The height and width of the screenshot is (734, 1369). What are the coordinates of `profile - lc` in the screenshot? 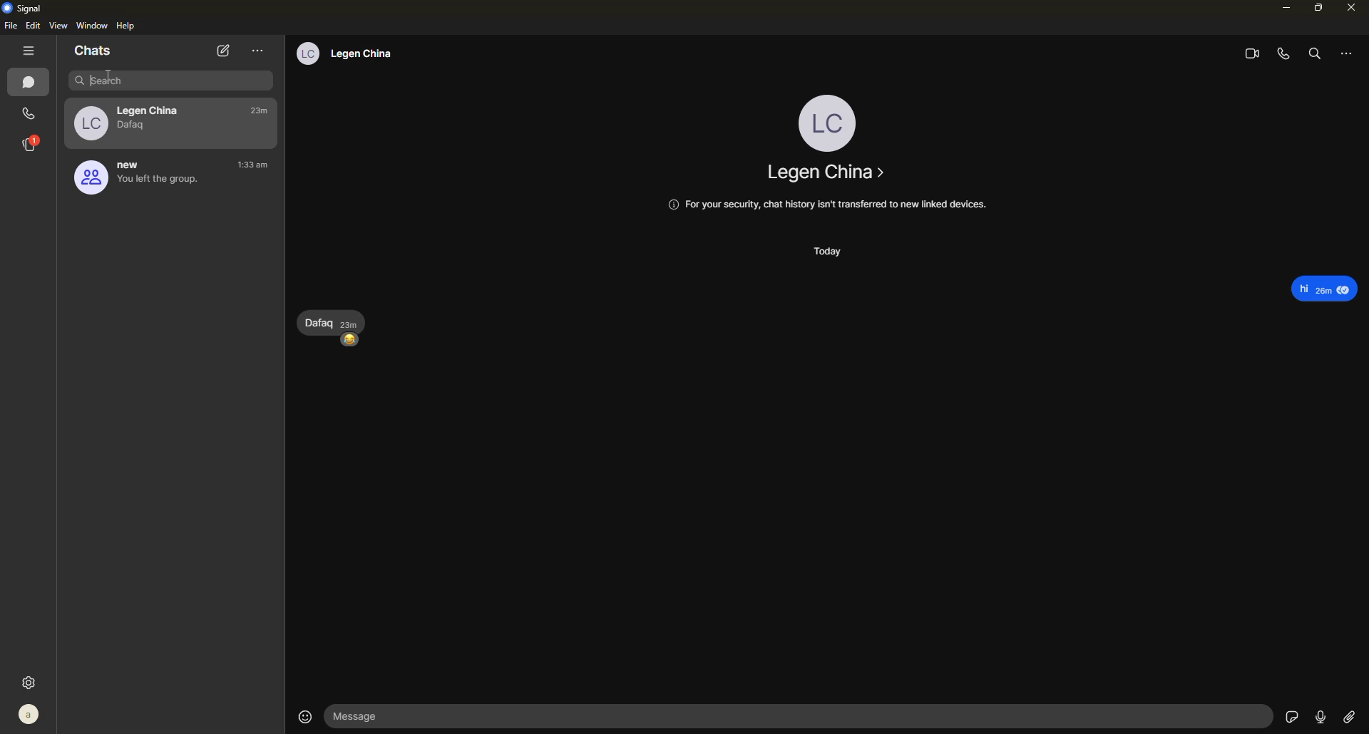 It's located at (824, 119).